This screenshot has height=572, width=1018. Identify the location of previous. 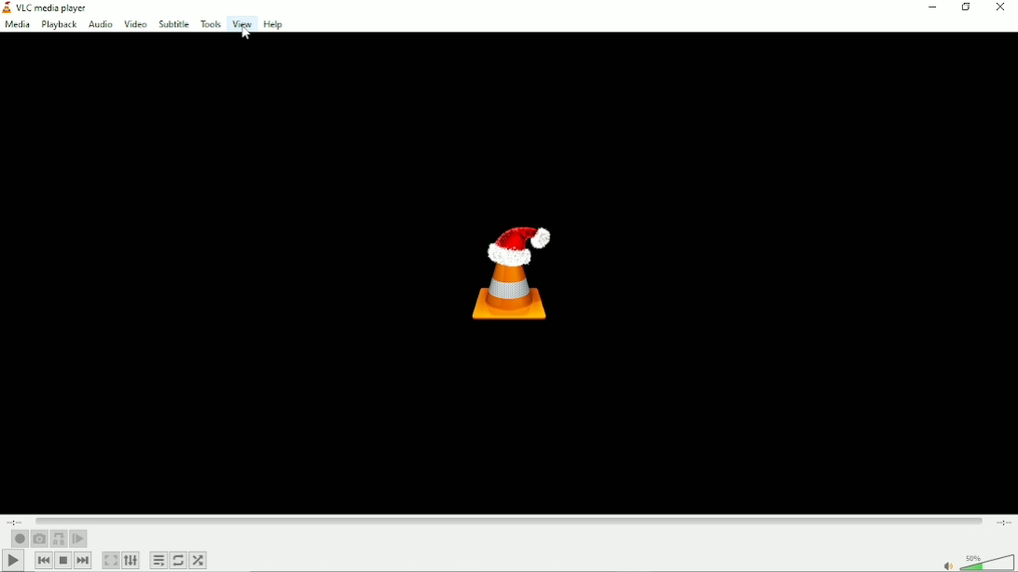
(43, 560).